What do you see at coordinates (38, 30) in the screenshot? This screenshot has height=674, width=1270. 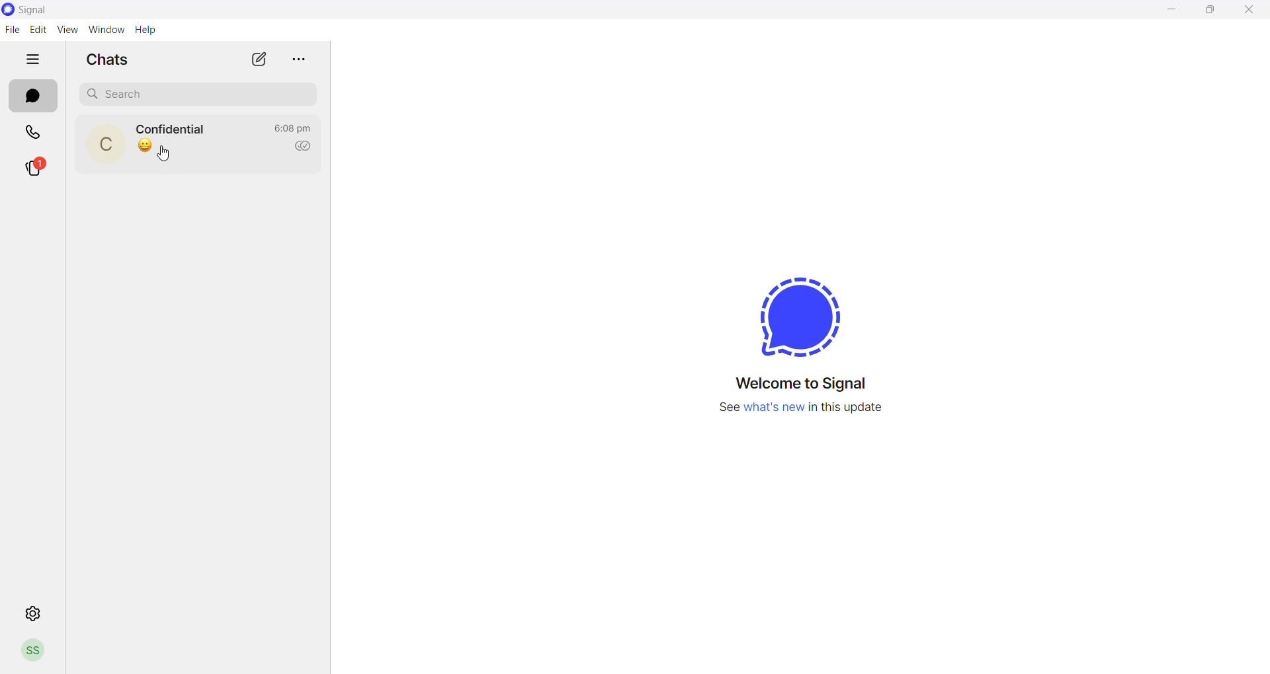 I see `edit` at bounding box center [38, 30].